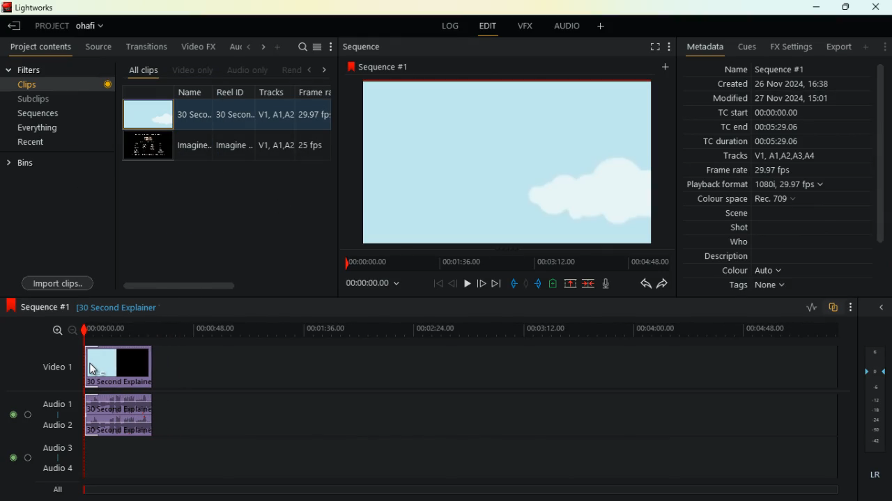  What do you see at coordinates (38, 127) in the screenshot?
I see `everything` at bounding box center [38, 127].